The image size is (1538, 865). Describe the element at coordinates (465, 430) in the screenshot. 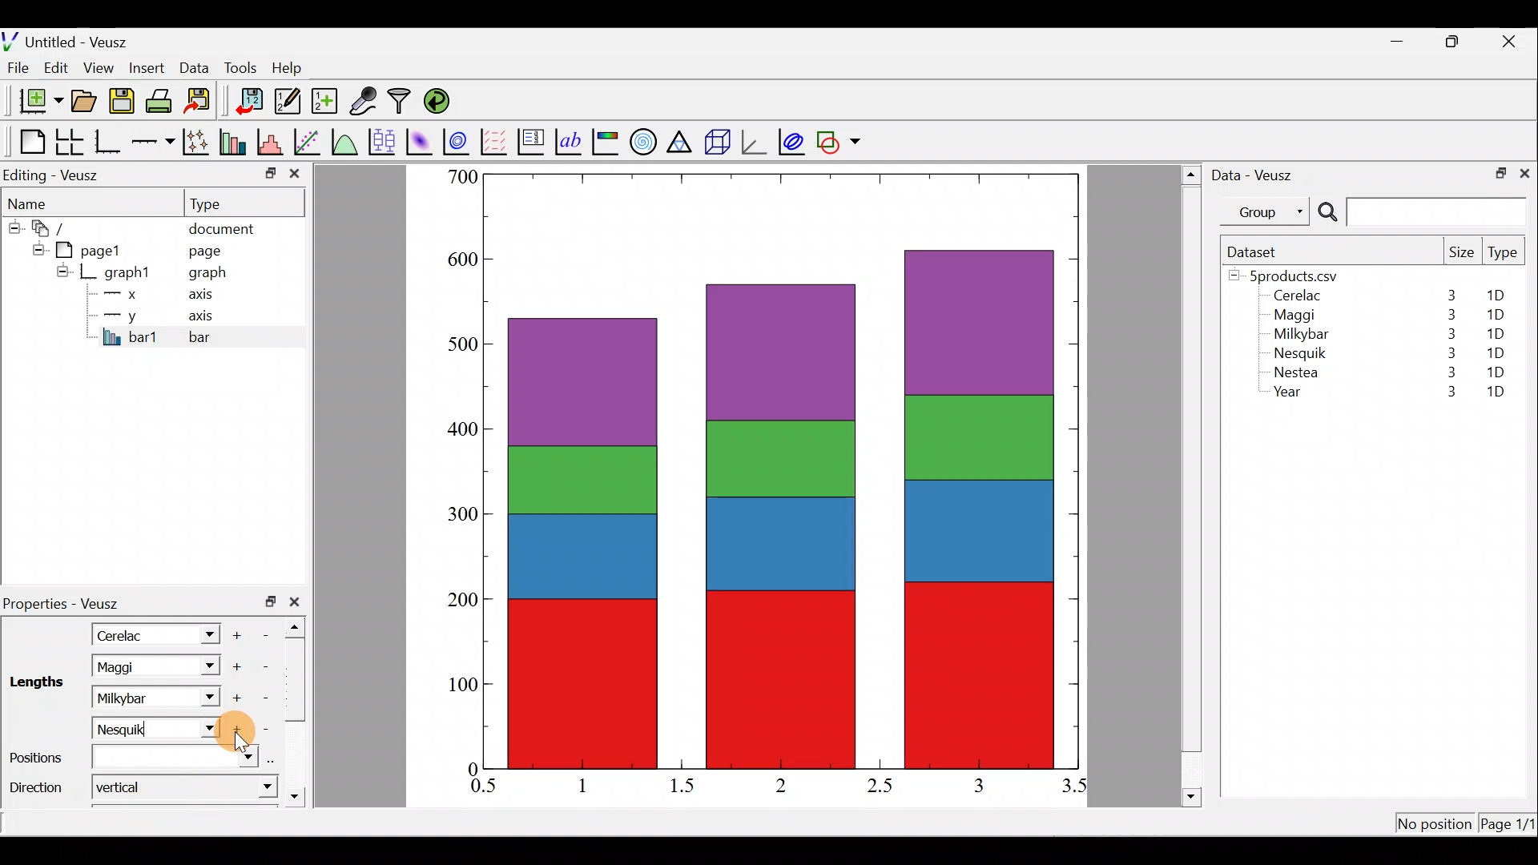

I see `400` at that location.